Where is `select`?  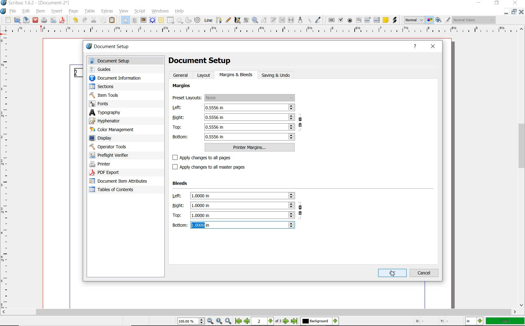 select is located at coordinates (126, 22).